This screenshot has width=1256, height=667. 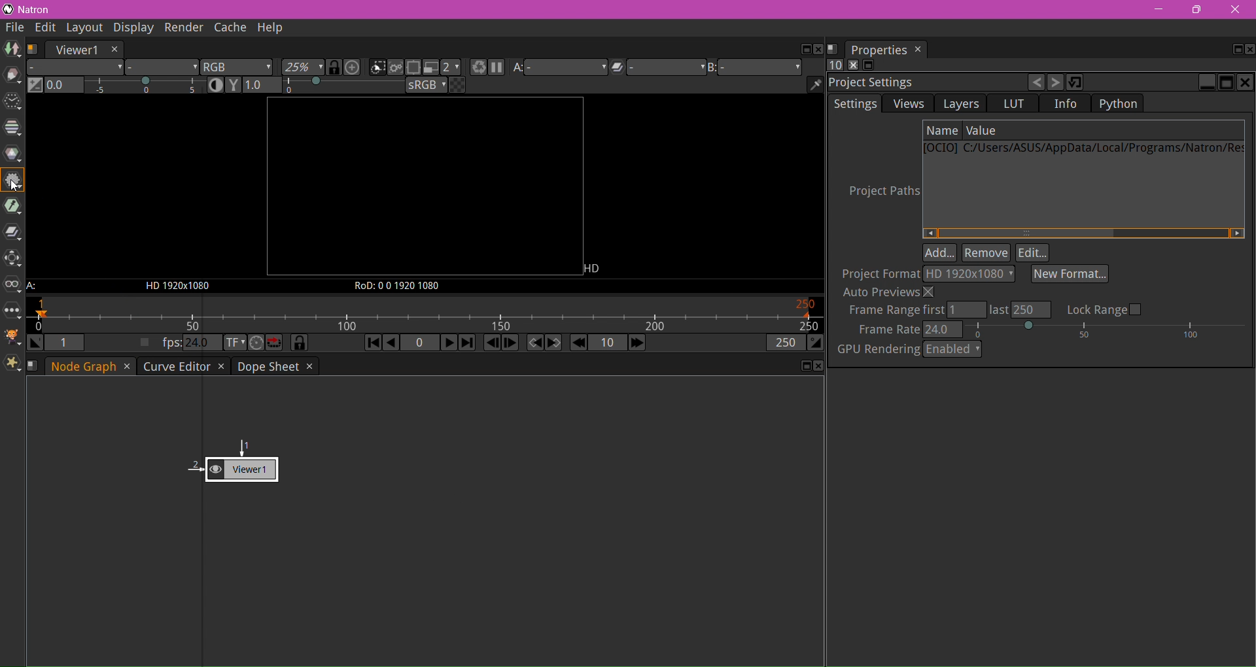 I want to click on Maximize pane, so click(x=1226, y=82).